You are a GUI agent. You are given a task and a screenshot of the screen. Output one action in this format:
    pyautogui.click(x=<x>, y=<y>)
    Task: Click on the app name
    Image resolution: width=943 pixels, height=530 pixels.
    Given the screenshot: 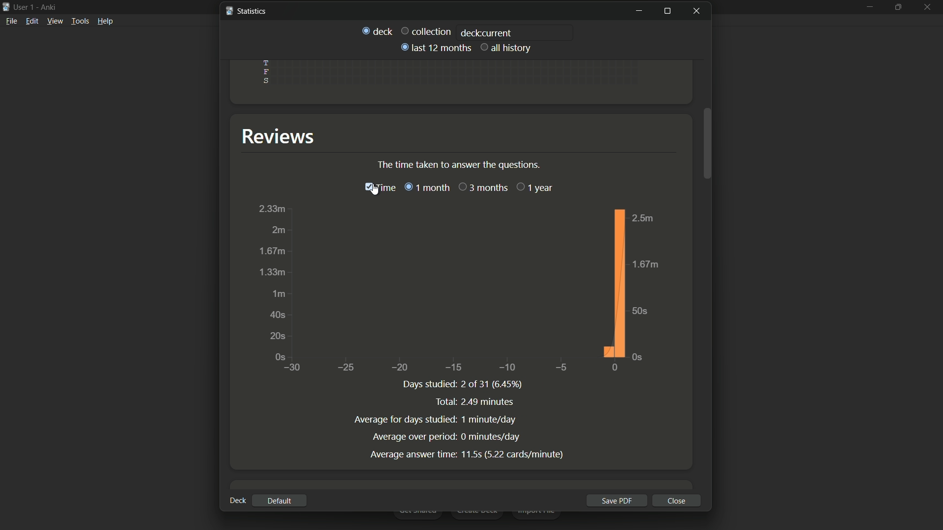 What is the action you would take?
    pyautogui.click(x=48, y=7)
    